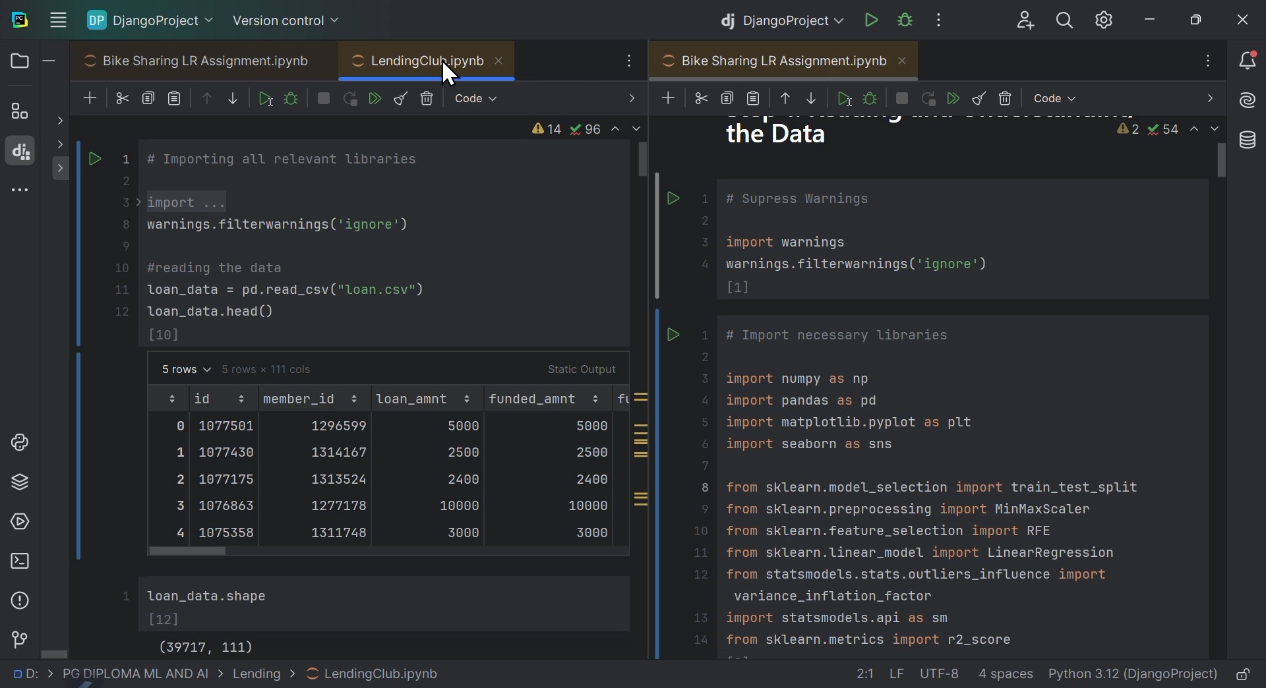 This screenshot has height=688, width=1266. Describe the element at coordinates (1210, 98) in the screenshot. I see `next` at that location.